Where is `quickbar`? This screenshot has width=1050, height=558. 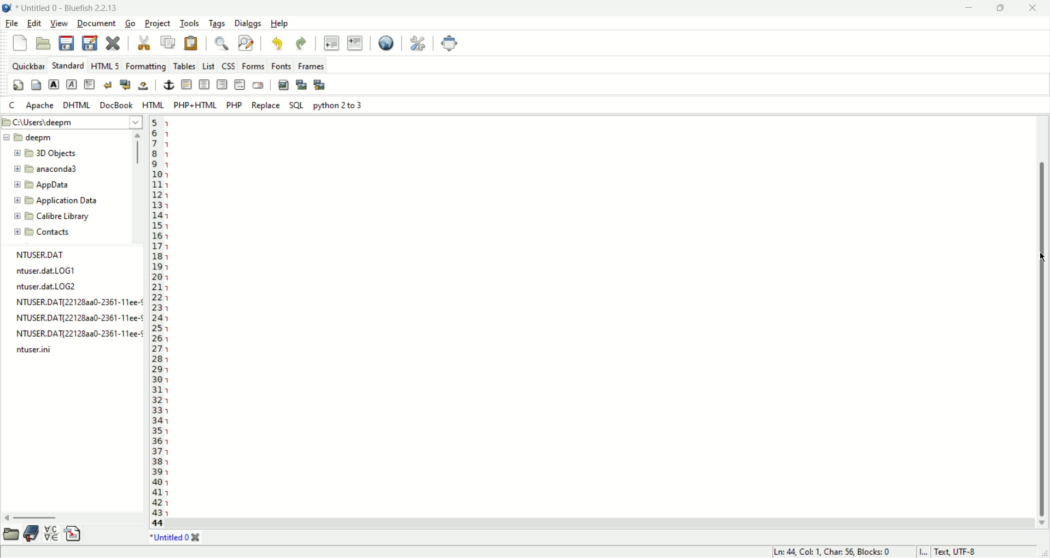 quickbar is located at coordinates (28, 66).